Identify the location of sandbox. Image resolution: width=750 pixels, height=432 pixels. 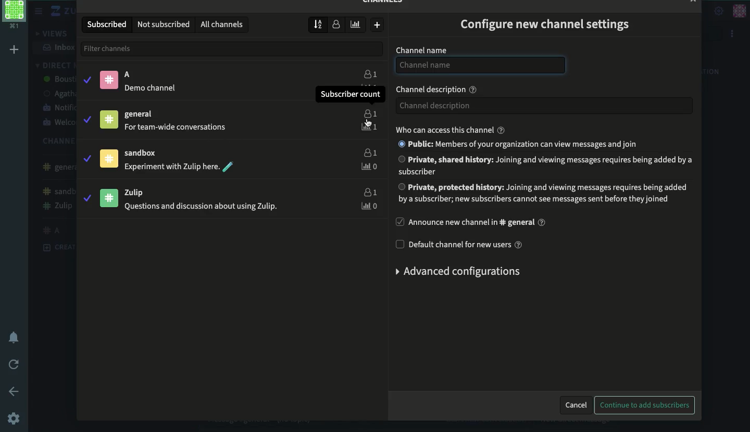
(145, 153).